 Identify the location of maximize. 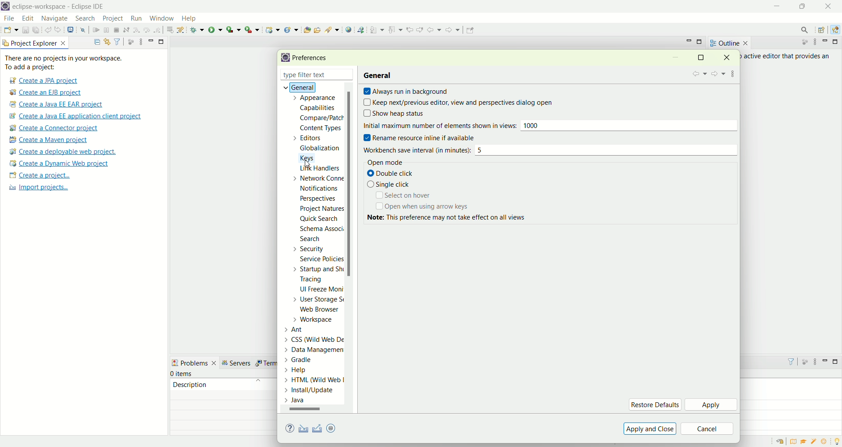
(837, 362).